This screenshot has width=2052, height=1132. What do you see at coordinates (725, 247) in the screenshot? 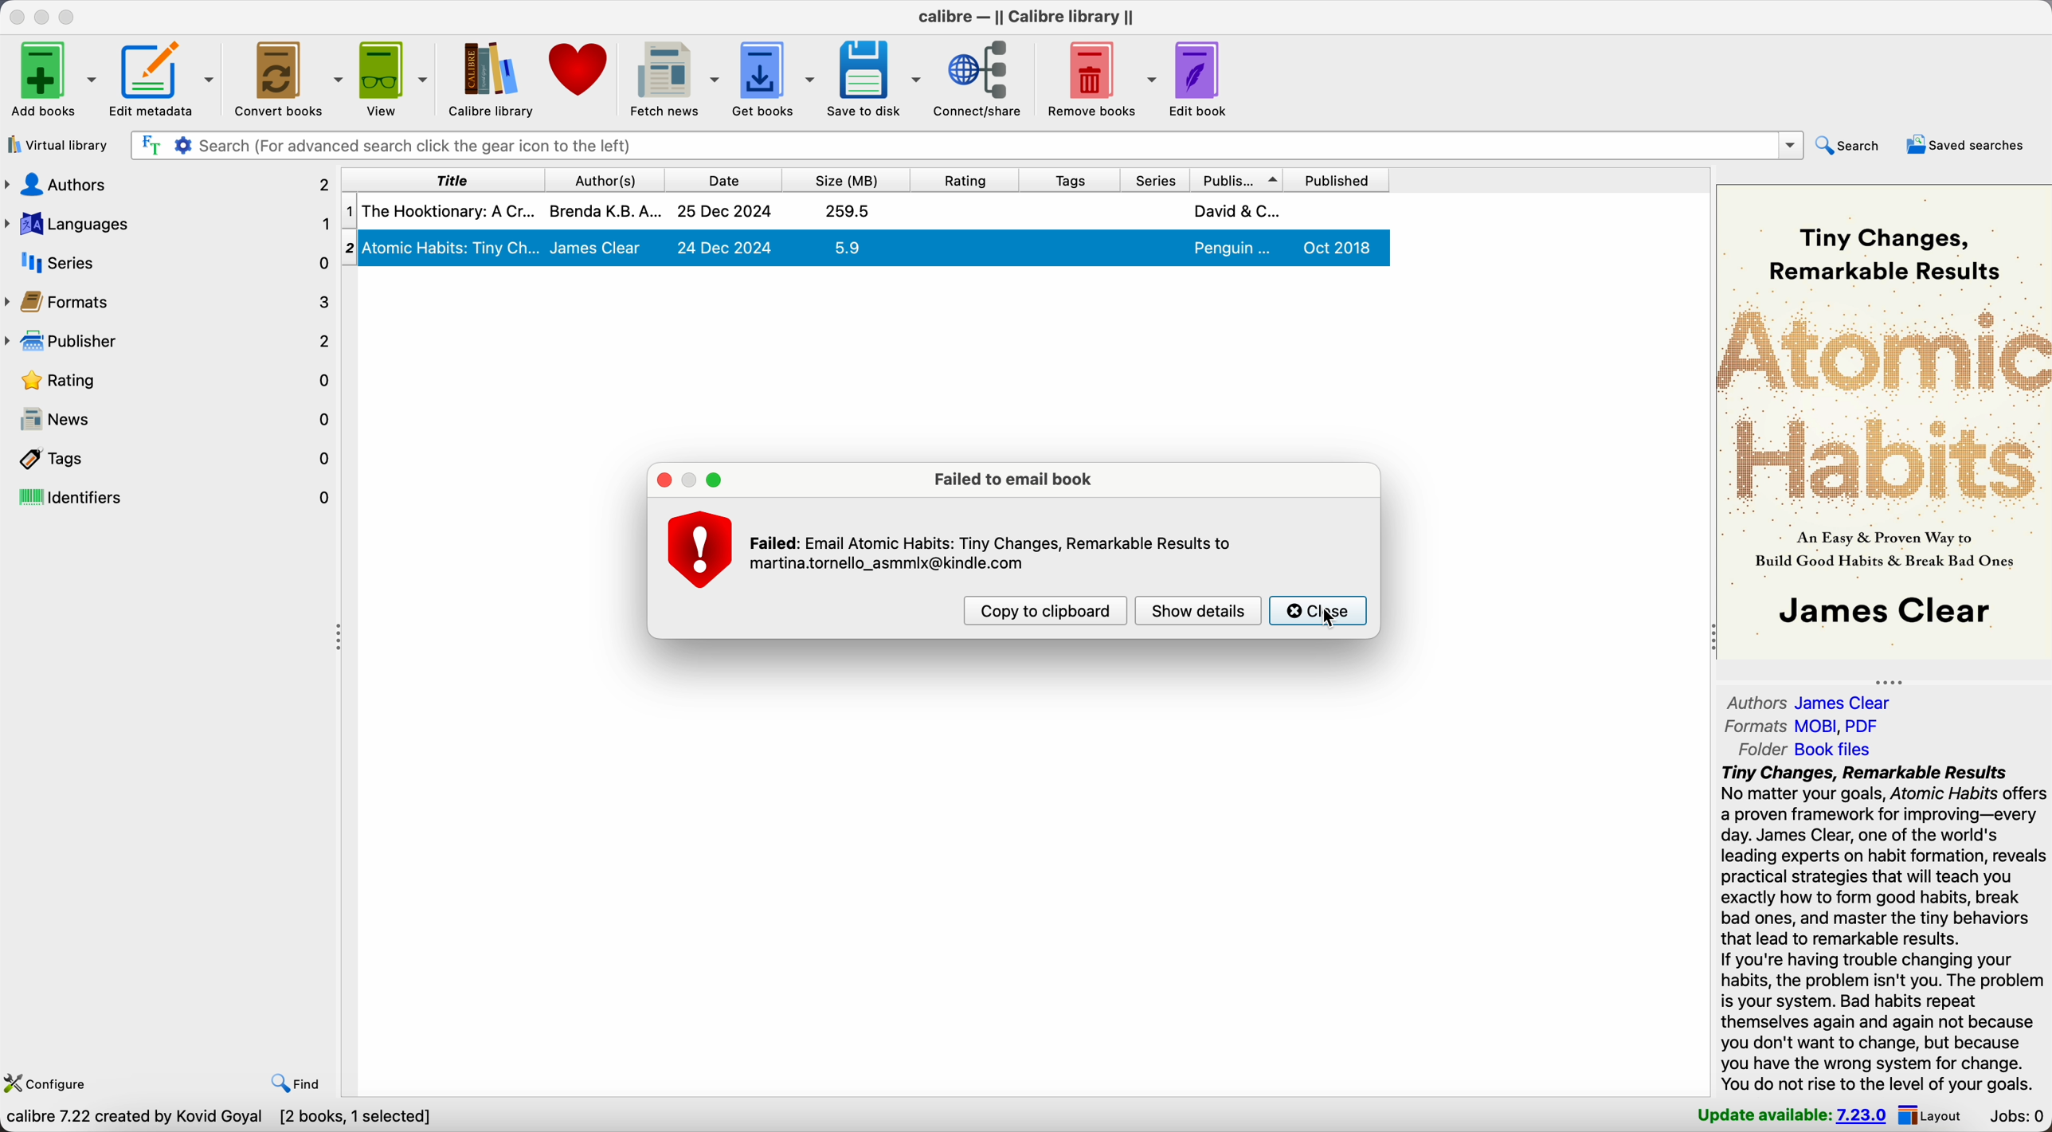
I see `24 Dec 2024` at bounding box center [725, 247].